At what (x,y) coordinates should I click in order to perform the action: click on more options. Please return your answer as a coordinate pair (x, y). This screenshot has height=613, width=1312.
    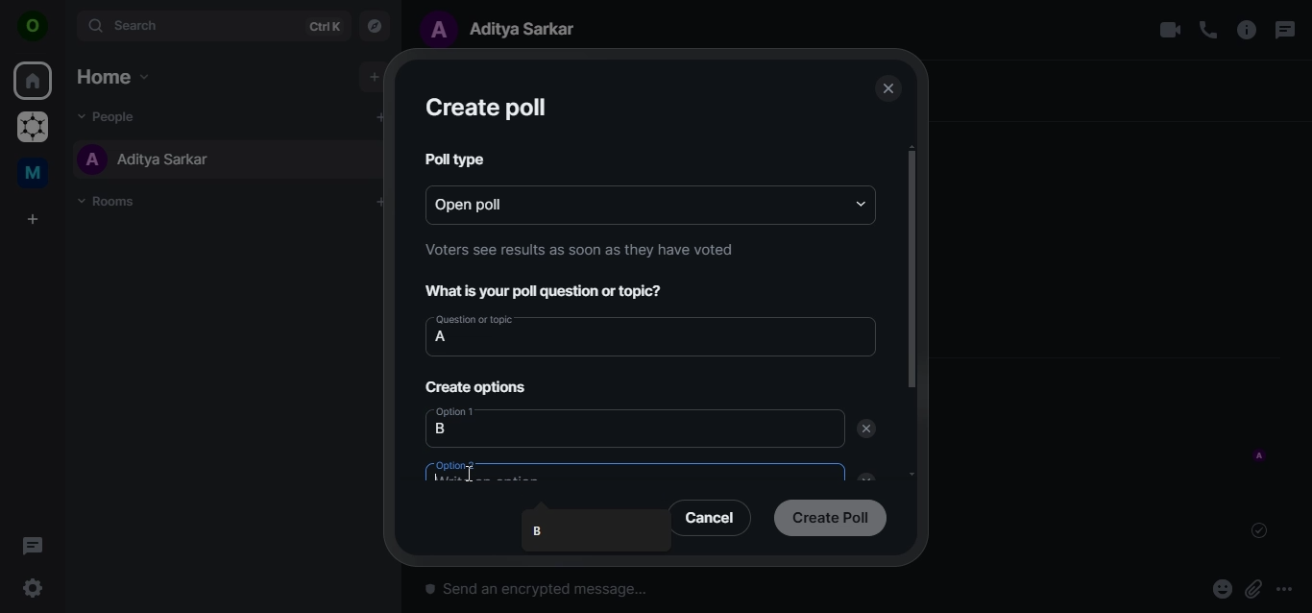
    Looking at the image, I should click on (1291, 589).